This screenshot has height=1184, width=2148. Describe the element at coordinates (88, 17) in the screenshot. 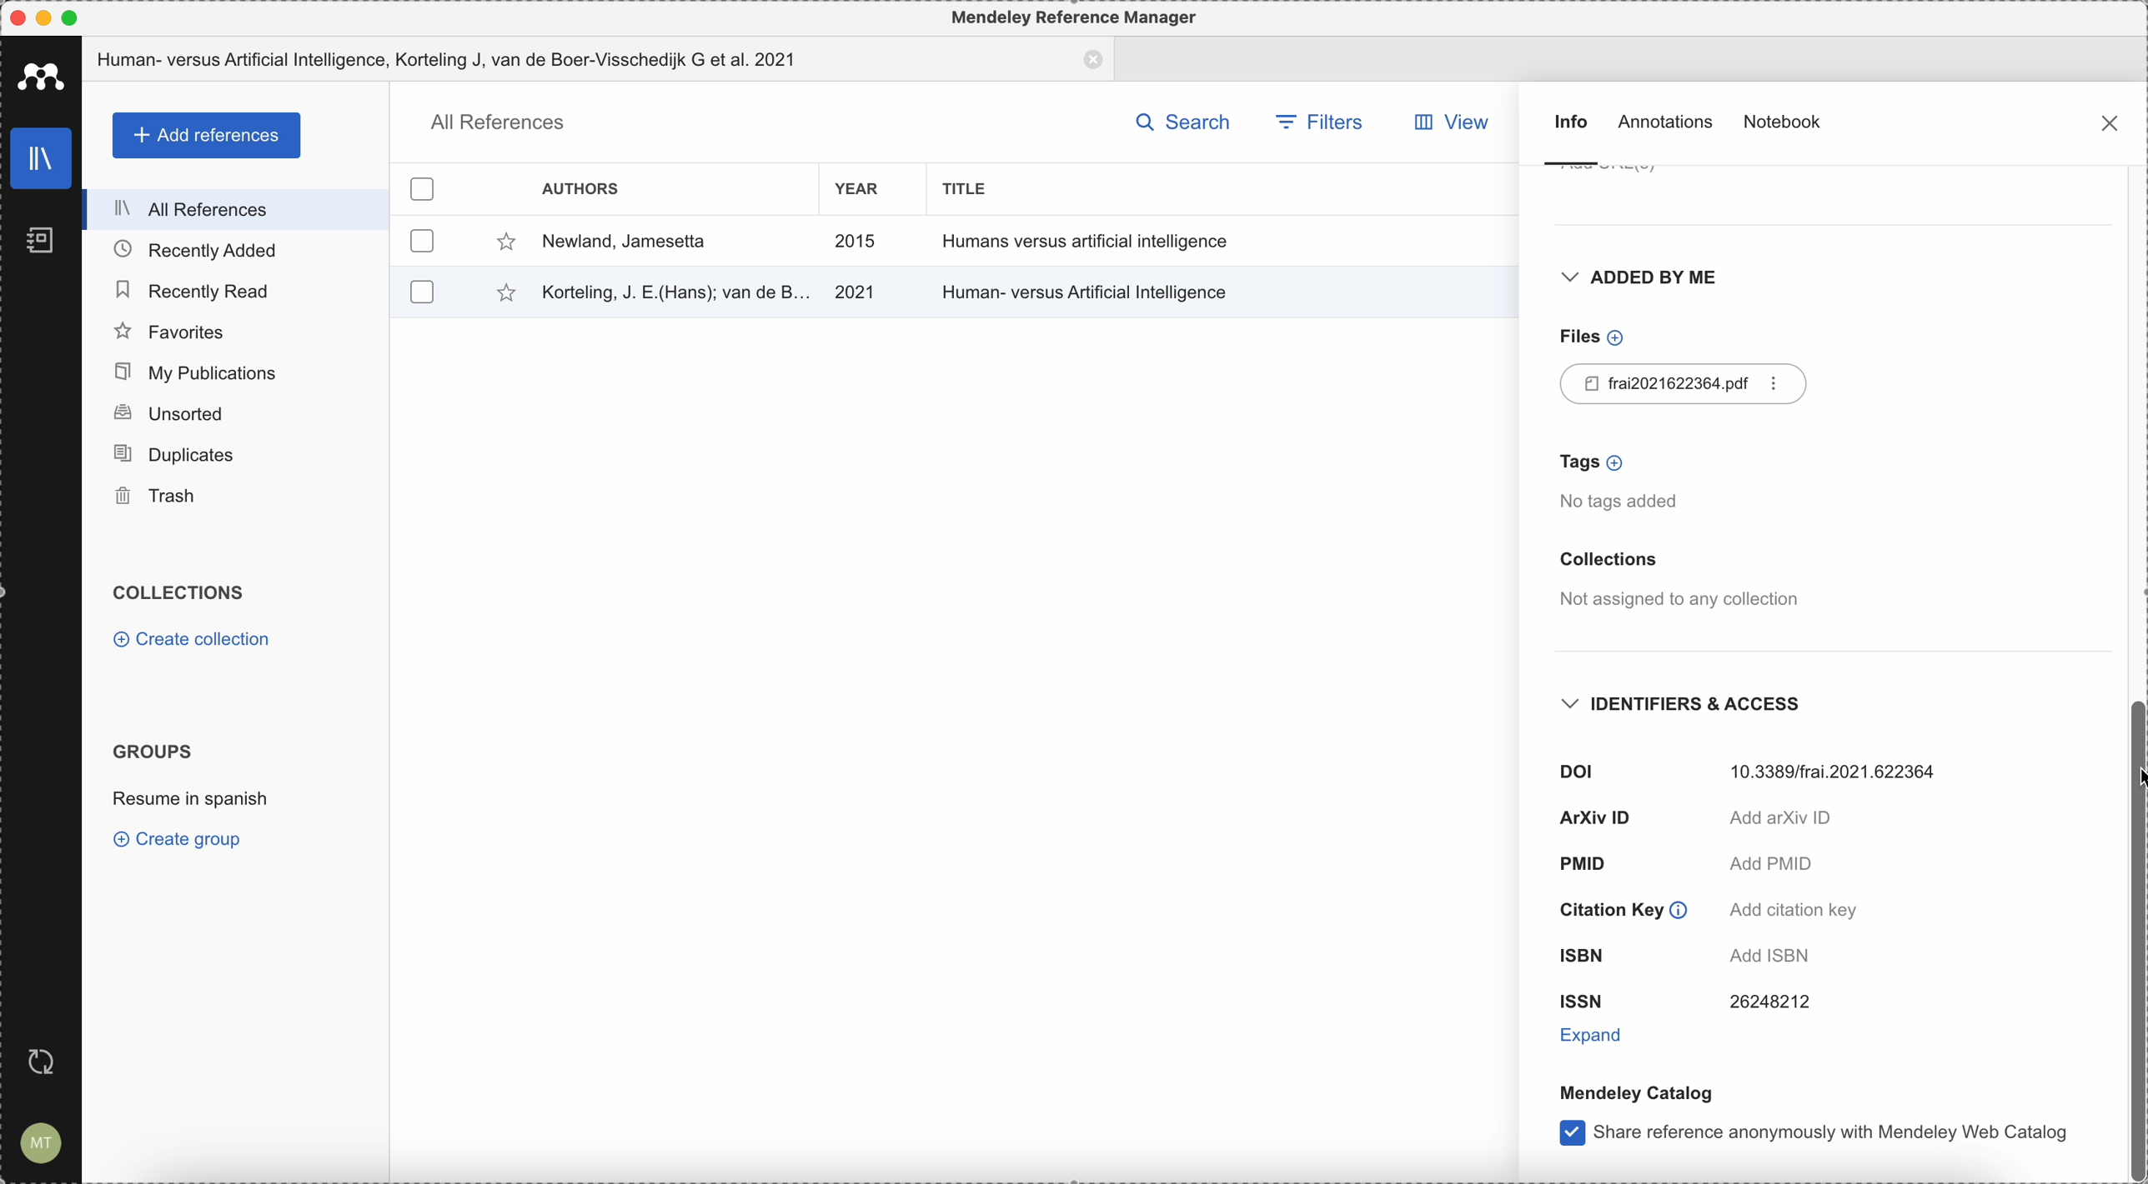

I see `maximize Mendeley` at that location.